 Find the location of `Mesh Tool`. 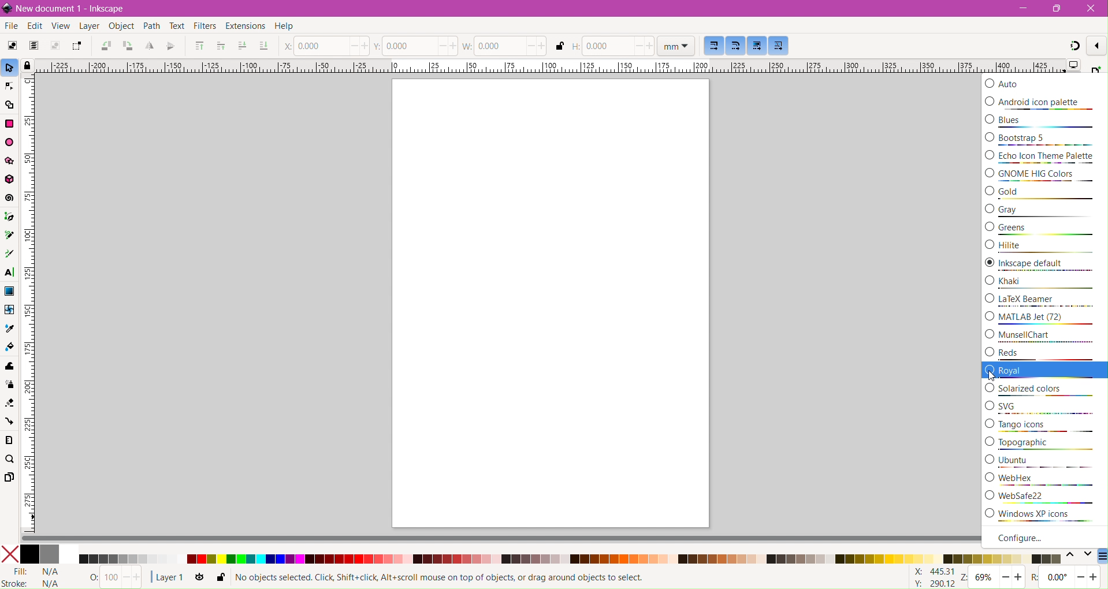

Mesh Tool is located at coordinates (9, 310).